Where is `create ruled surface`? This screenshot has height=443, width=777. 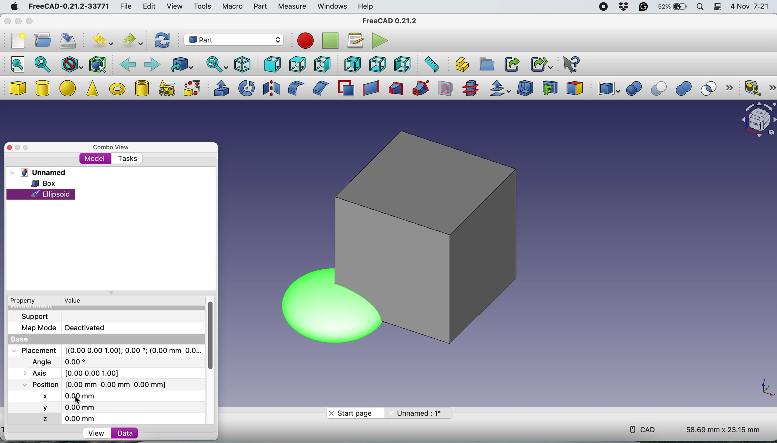 create ruled surface is located at coordinates (369, 89).